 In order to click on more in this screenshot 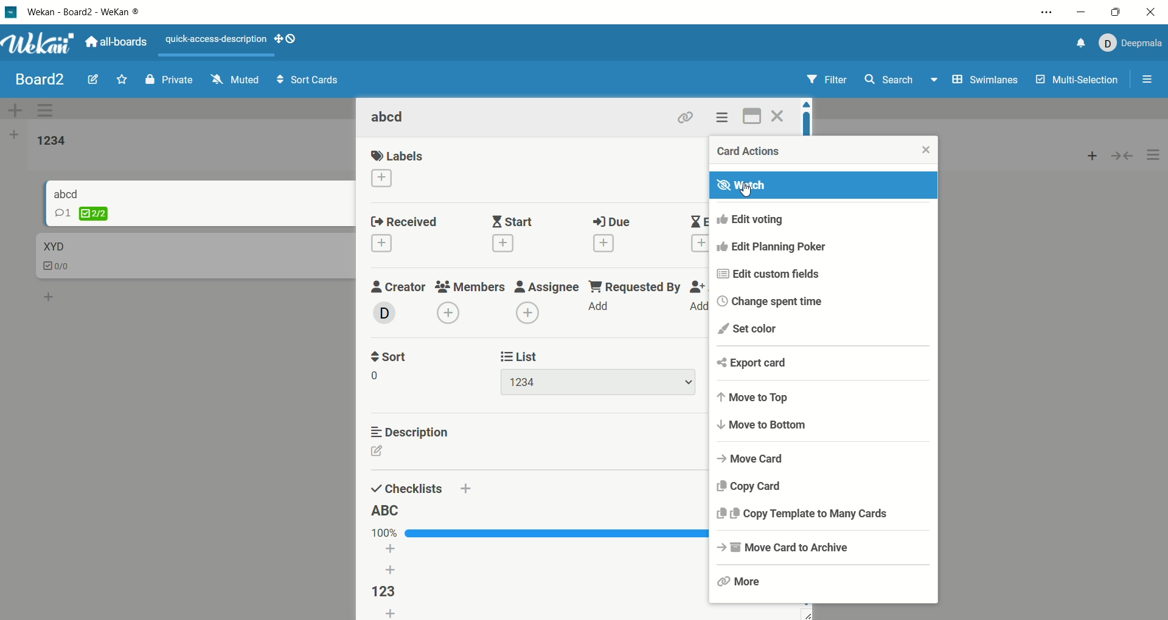, I will do `click(823, 582)`.